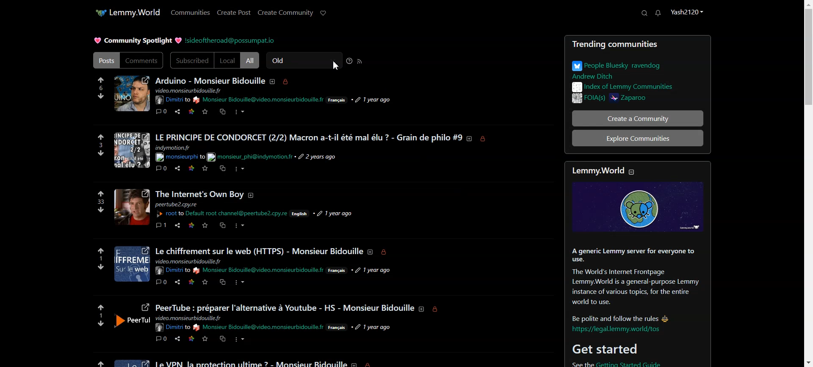 This screenshot has height=367, width=813. I want to click on save, so click(207, 225).